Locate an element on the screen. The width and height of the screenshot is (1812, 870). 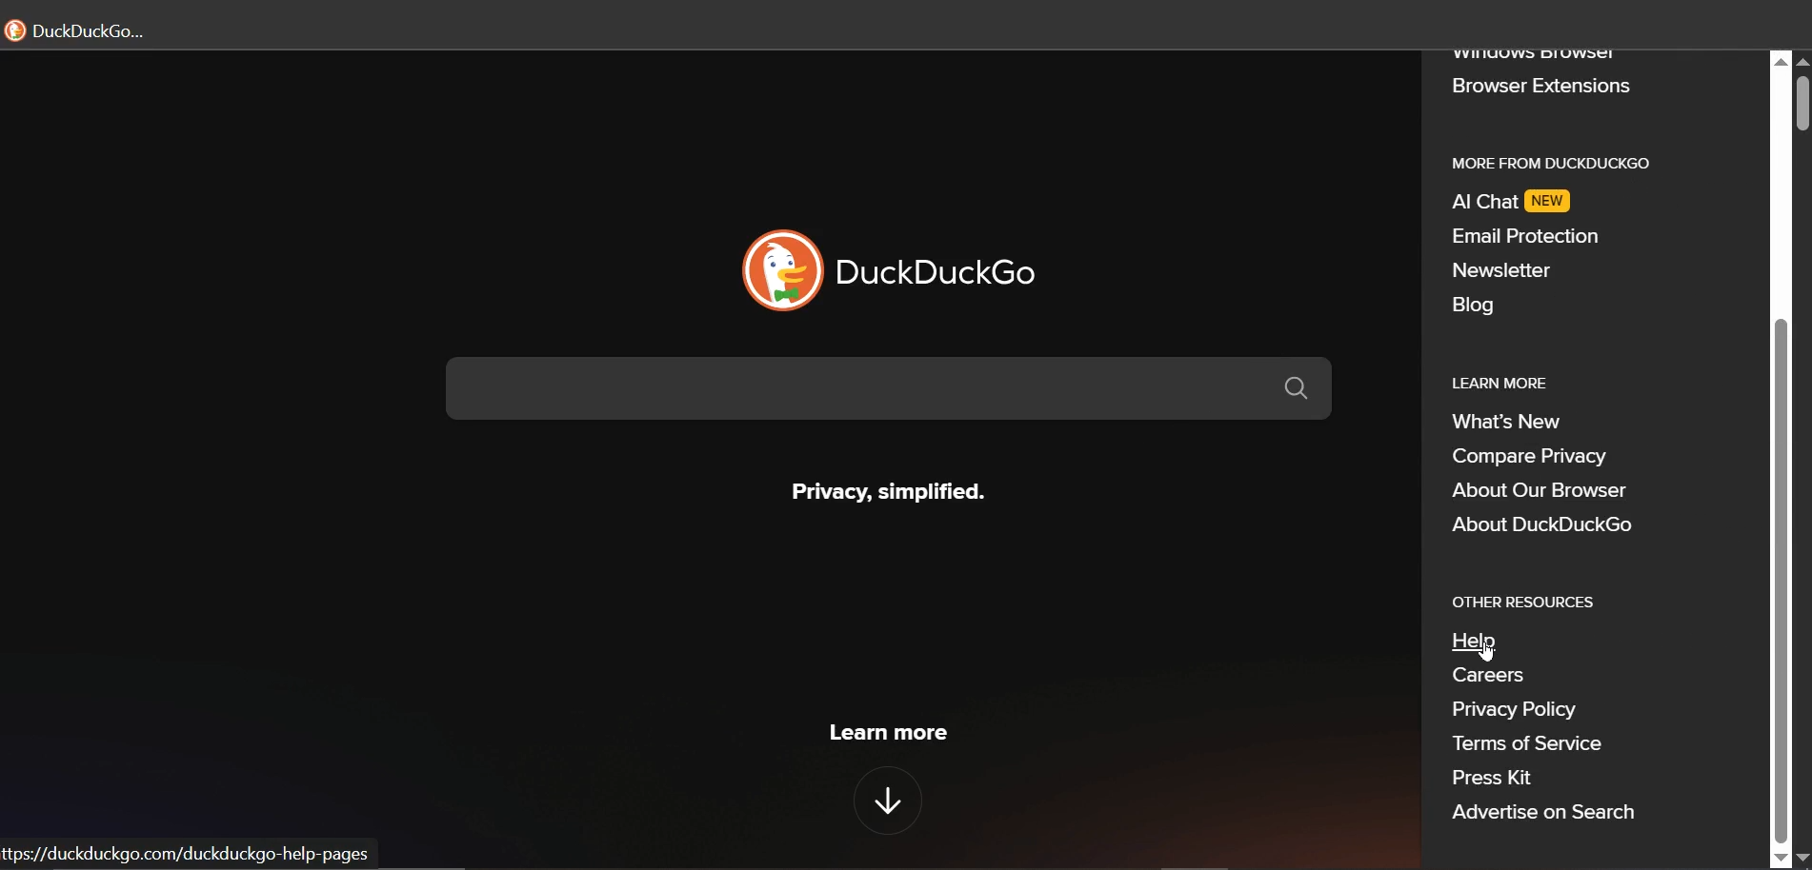
Windows Browser is located at coordinates (1536, 56).